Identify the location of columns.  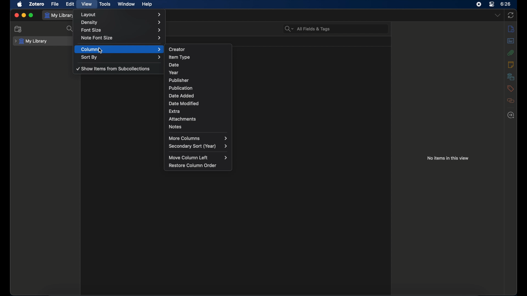
(121, 49).